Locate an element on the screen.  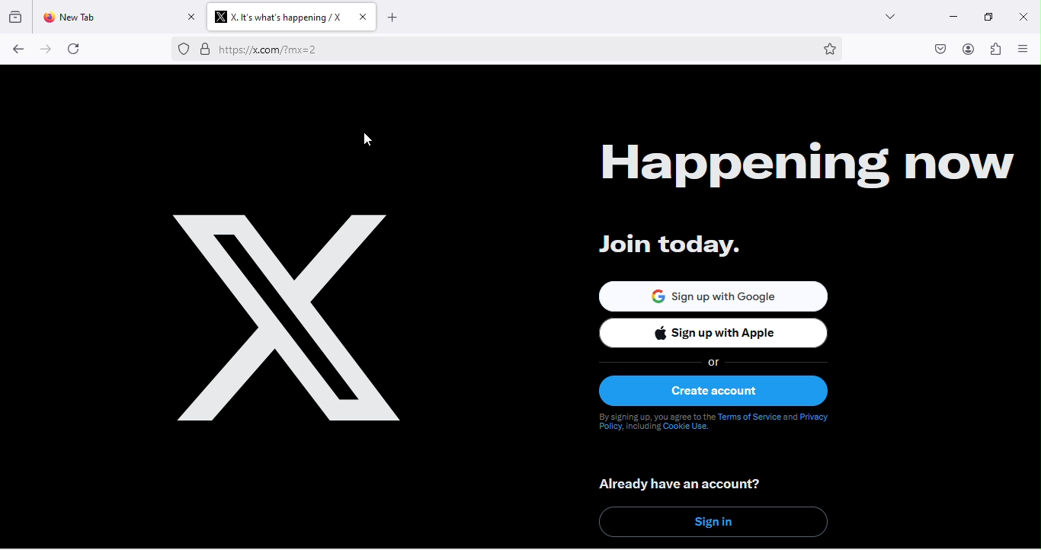
add new is located at coordinates (396, 18).